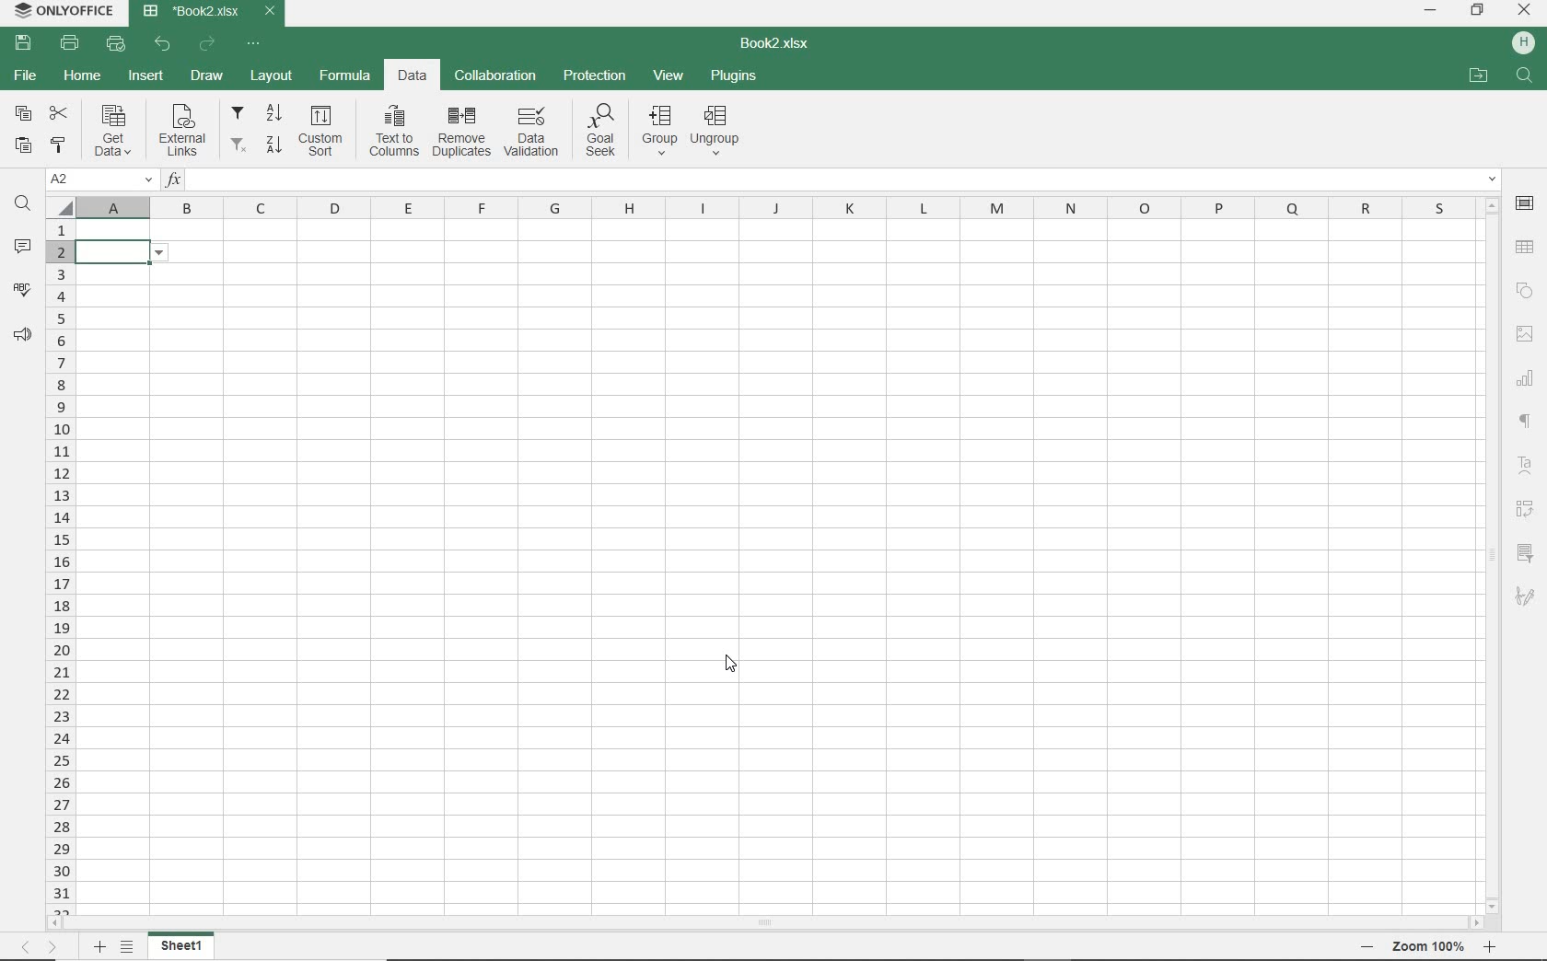  Describe the element at coordinates (21, 42) in the screenshot. I see `SAVE` at that location.